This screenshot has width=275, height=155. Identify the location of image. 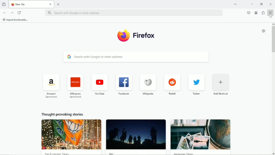
(201, 134).